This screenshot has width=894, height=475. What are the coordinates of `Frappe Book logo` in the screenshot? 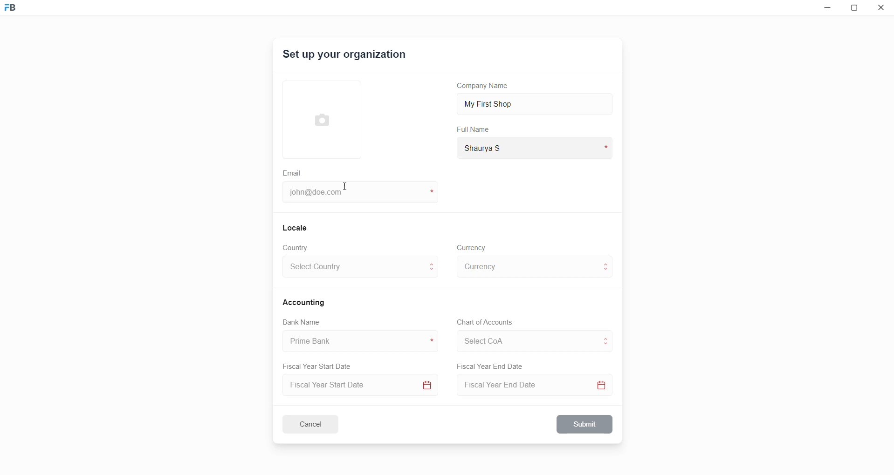 It's located at (18, 12).